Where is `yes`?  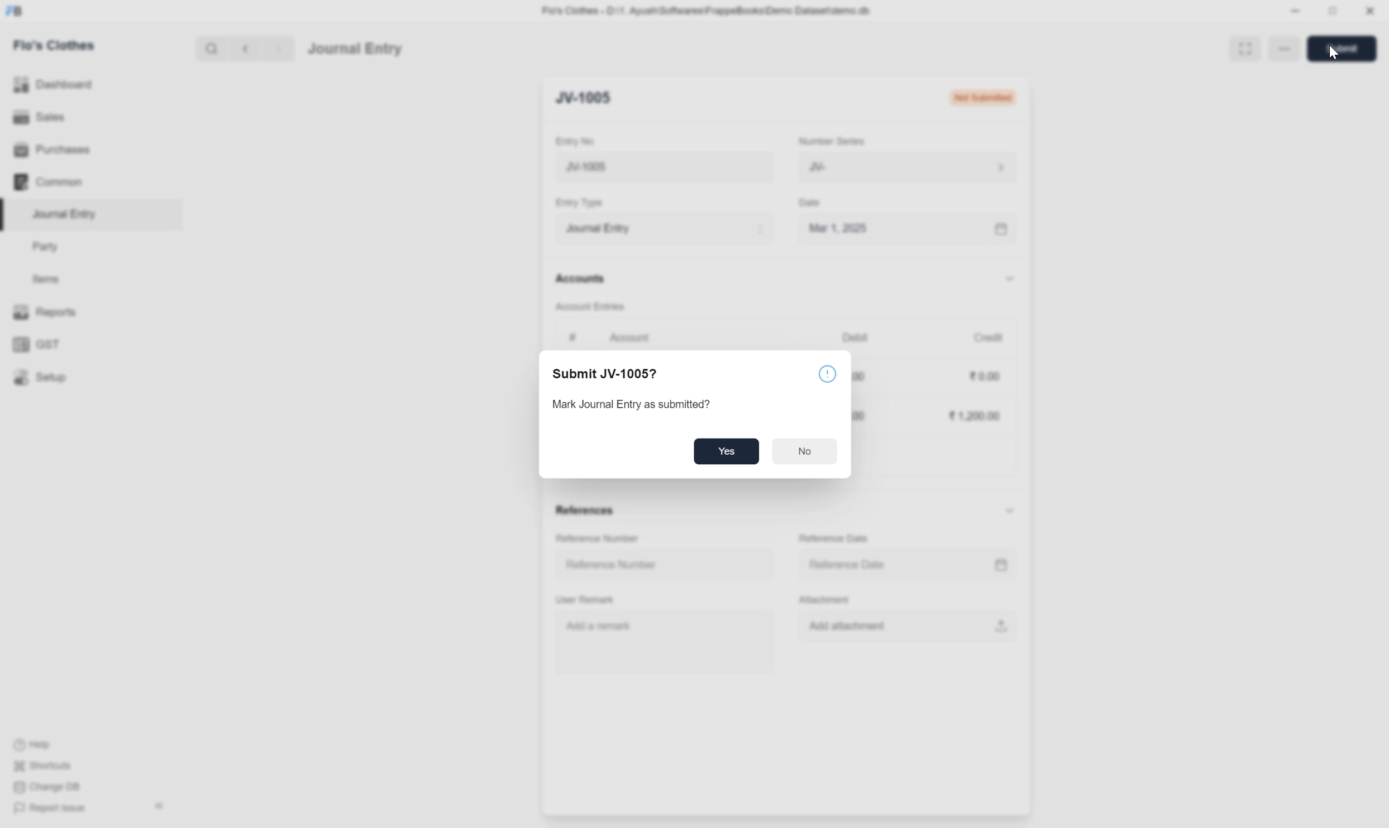
yes is located at coordinates (728, 451).